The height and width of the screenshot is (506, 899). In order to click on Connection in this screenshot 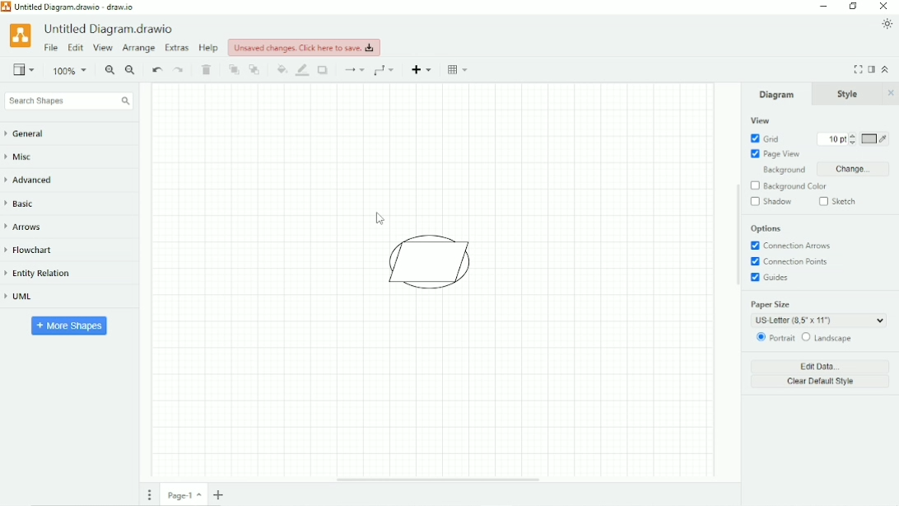, I will do `click(353, 70)`.